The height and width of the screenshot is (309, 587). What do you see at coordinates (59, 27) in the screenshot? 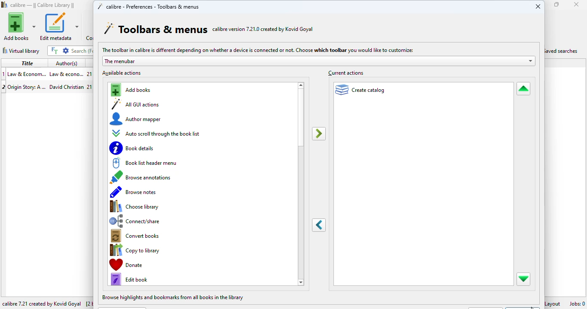
I see `edit metadata` at bounding box center [59, 27].